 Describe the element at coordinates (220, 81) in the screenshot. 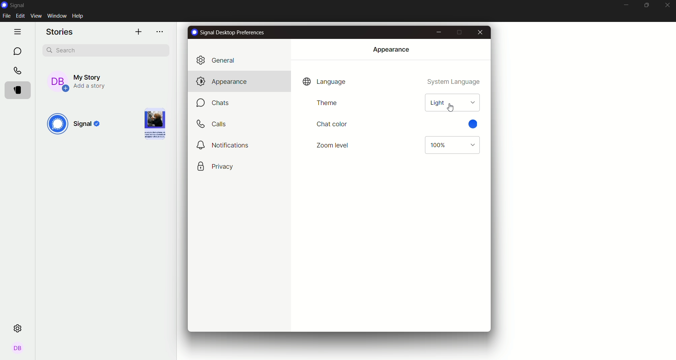

I see `appearance` at that location.